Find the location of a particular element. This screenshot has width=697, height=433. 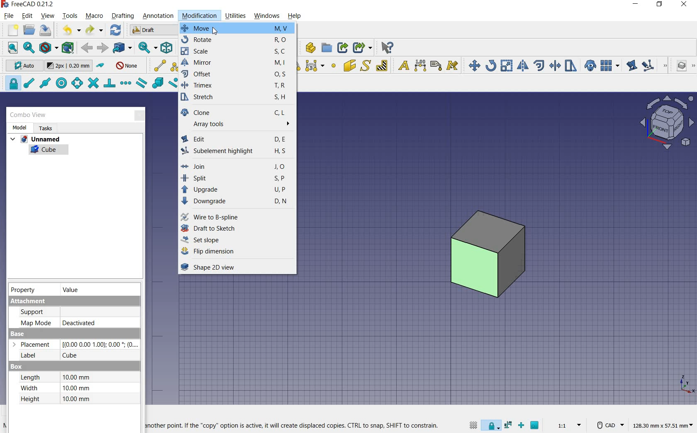

write to B-spline is located at coordinates (236, 216).